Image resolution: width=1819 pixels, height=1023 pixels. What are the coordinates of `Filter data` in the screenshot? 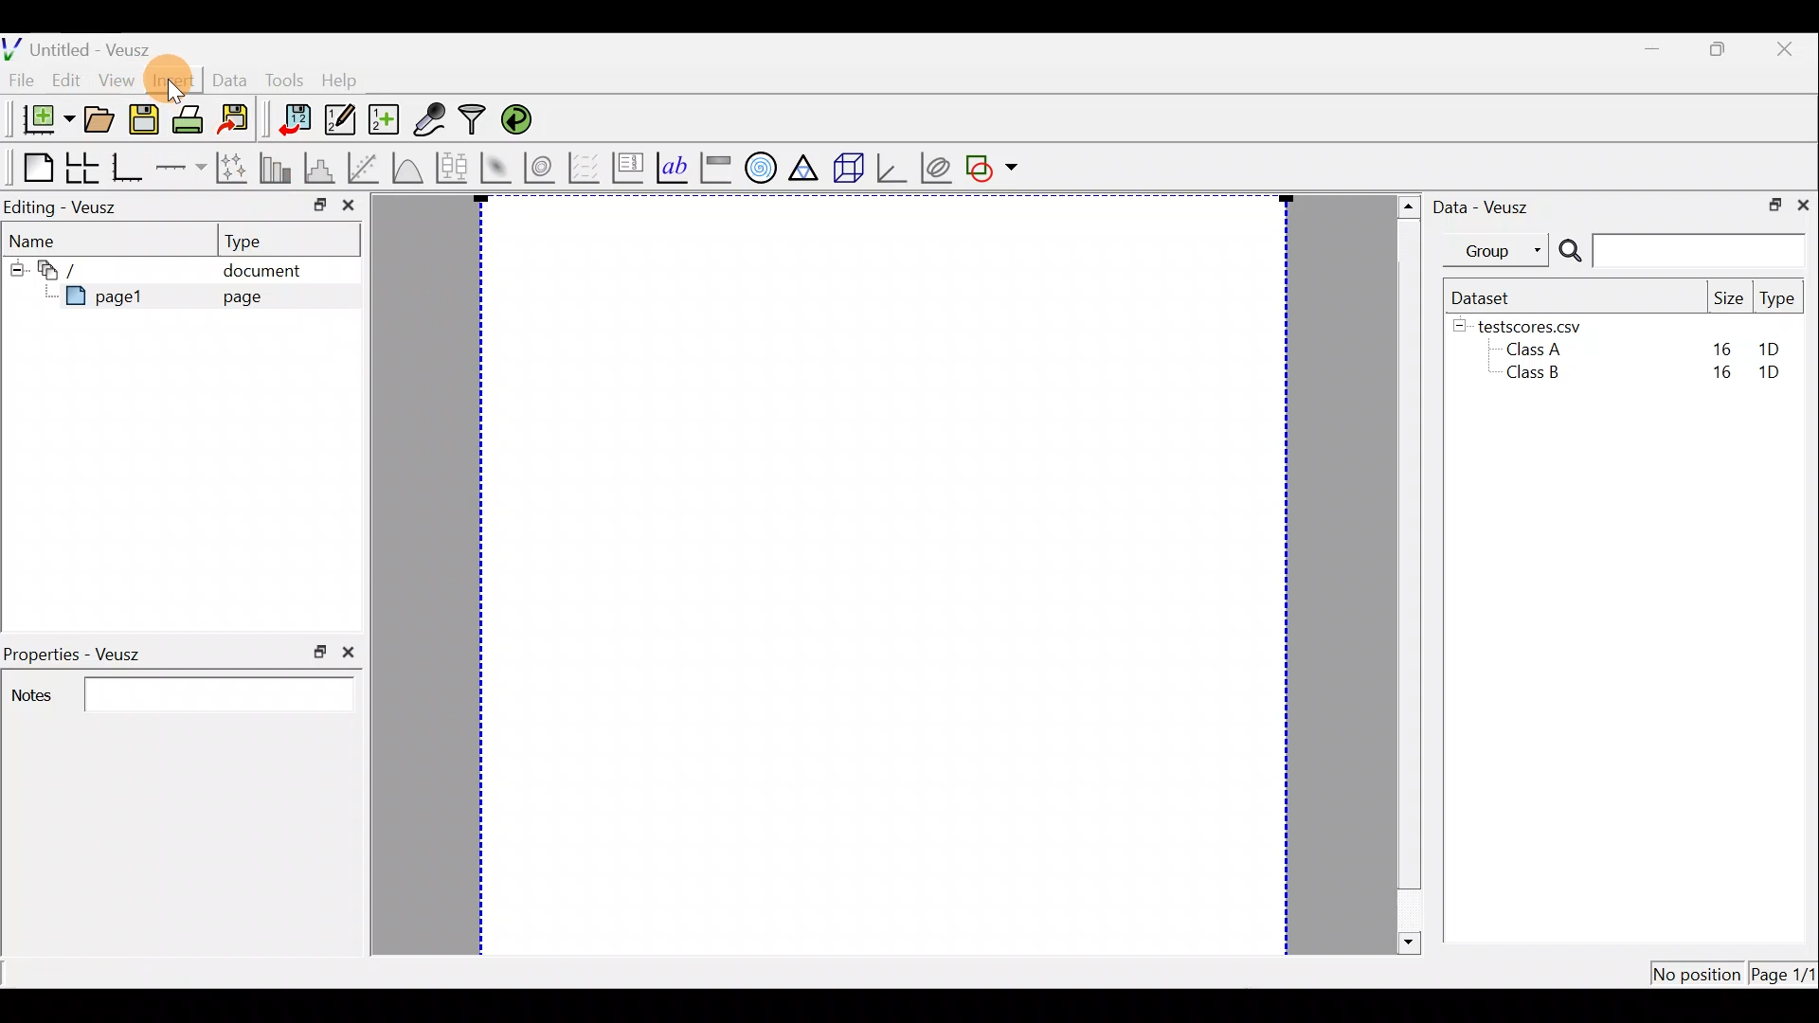 It's located at (474, 120).